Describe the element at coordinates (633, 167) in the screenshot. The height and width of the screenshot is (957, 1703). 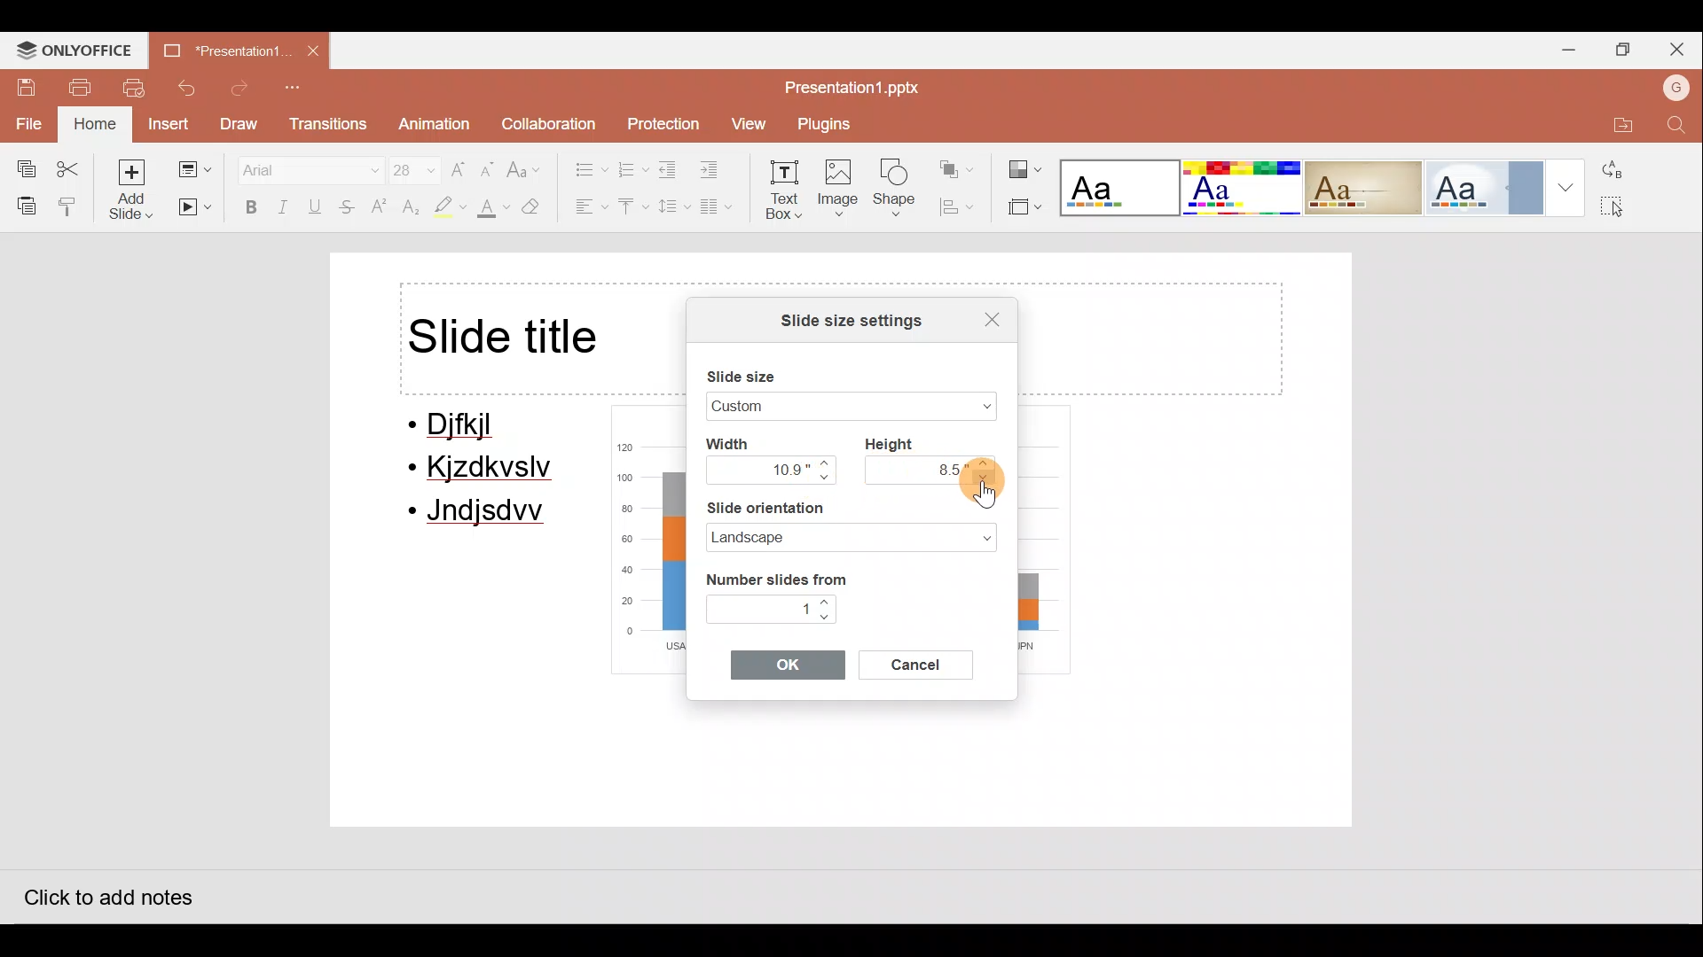
I see `Numbering` at that location.